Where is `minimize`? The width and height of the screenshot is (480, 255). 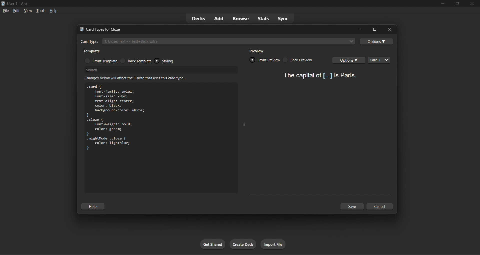
minimize is located at coordinates (444, 4).